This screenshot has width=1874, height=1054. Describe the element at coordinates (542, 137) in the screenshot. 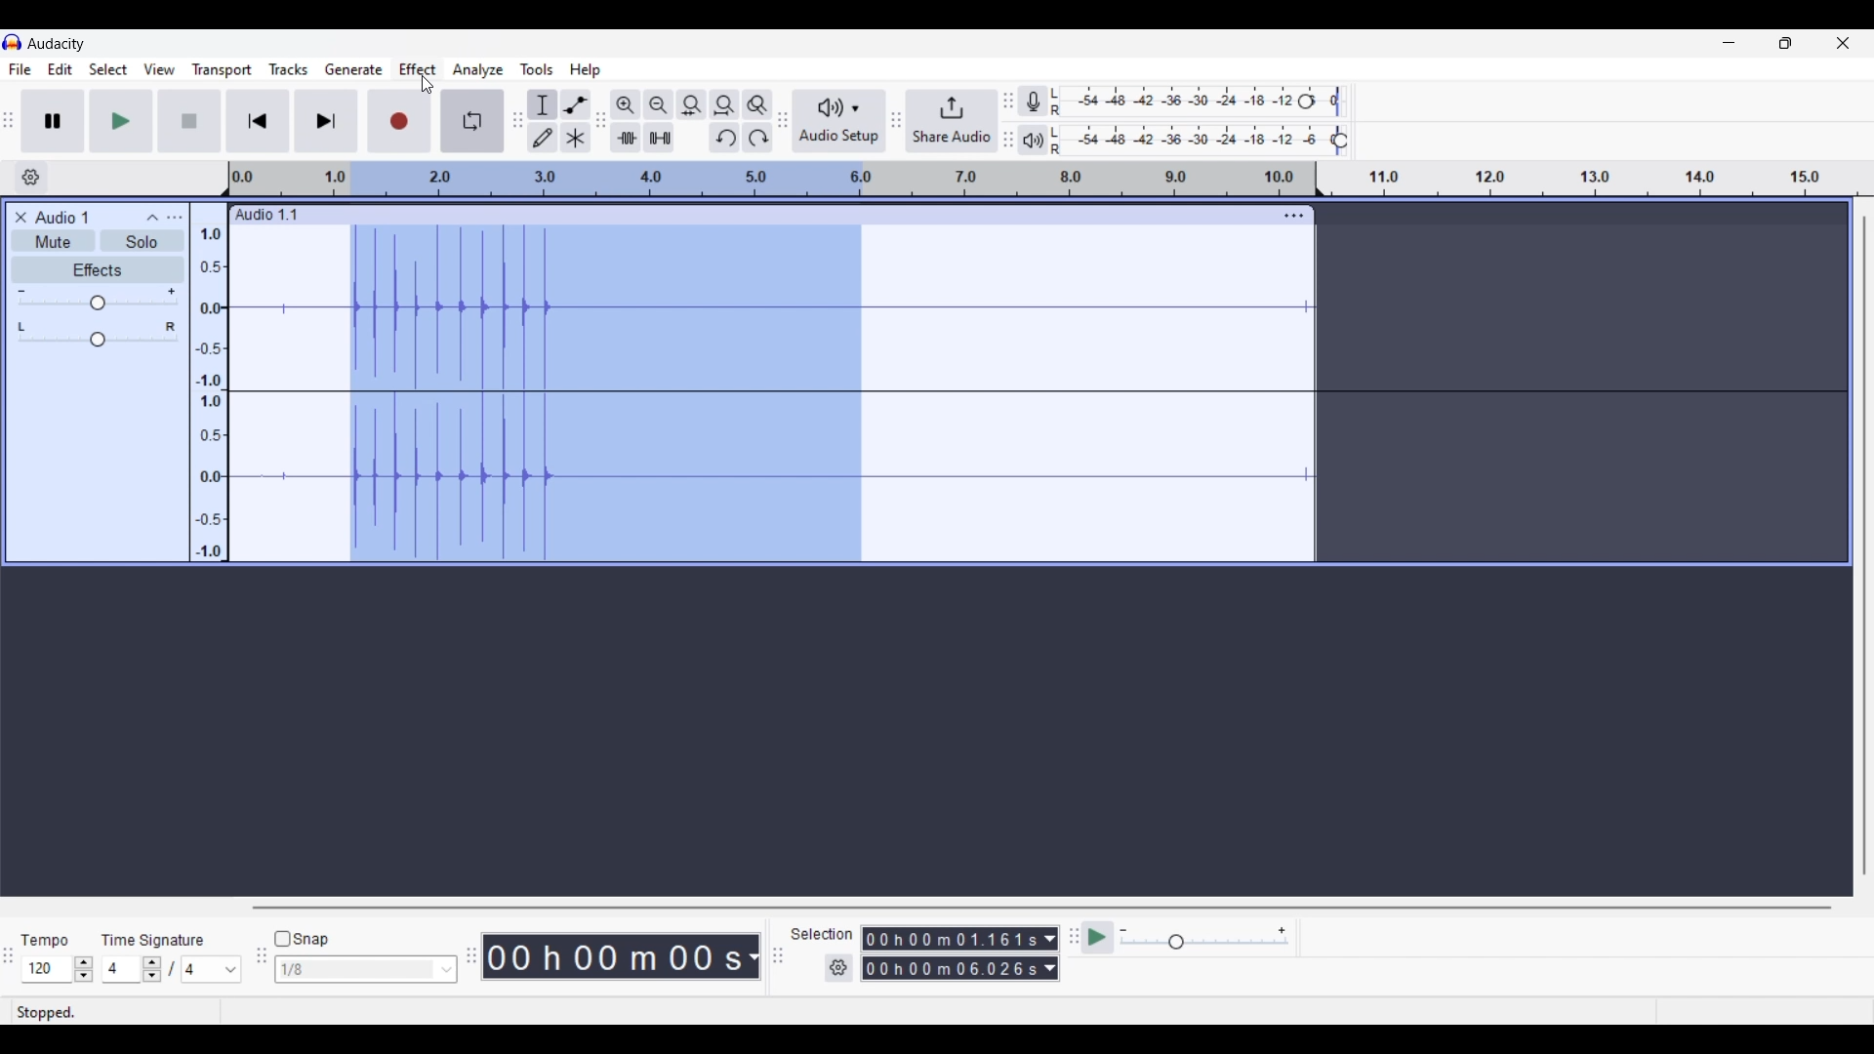

I see `Draw tool` at that location.